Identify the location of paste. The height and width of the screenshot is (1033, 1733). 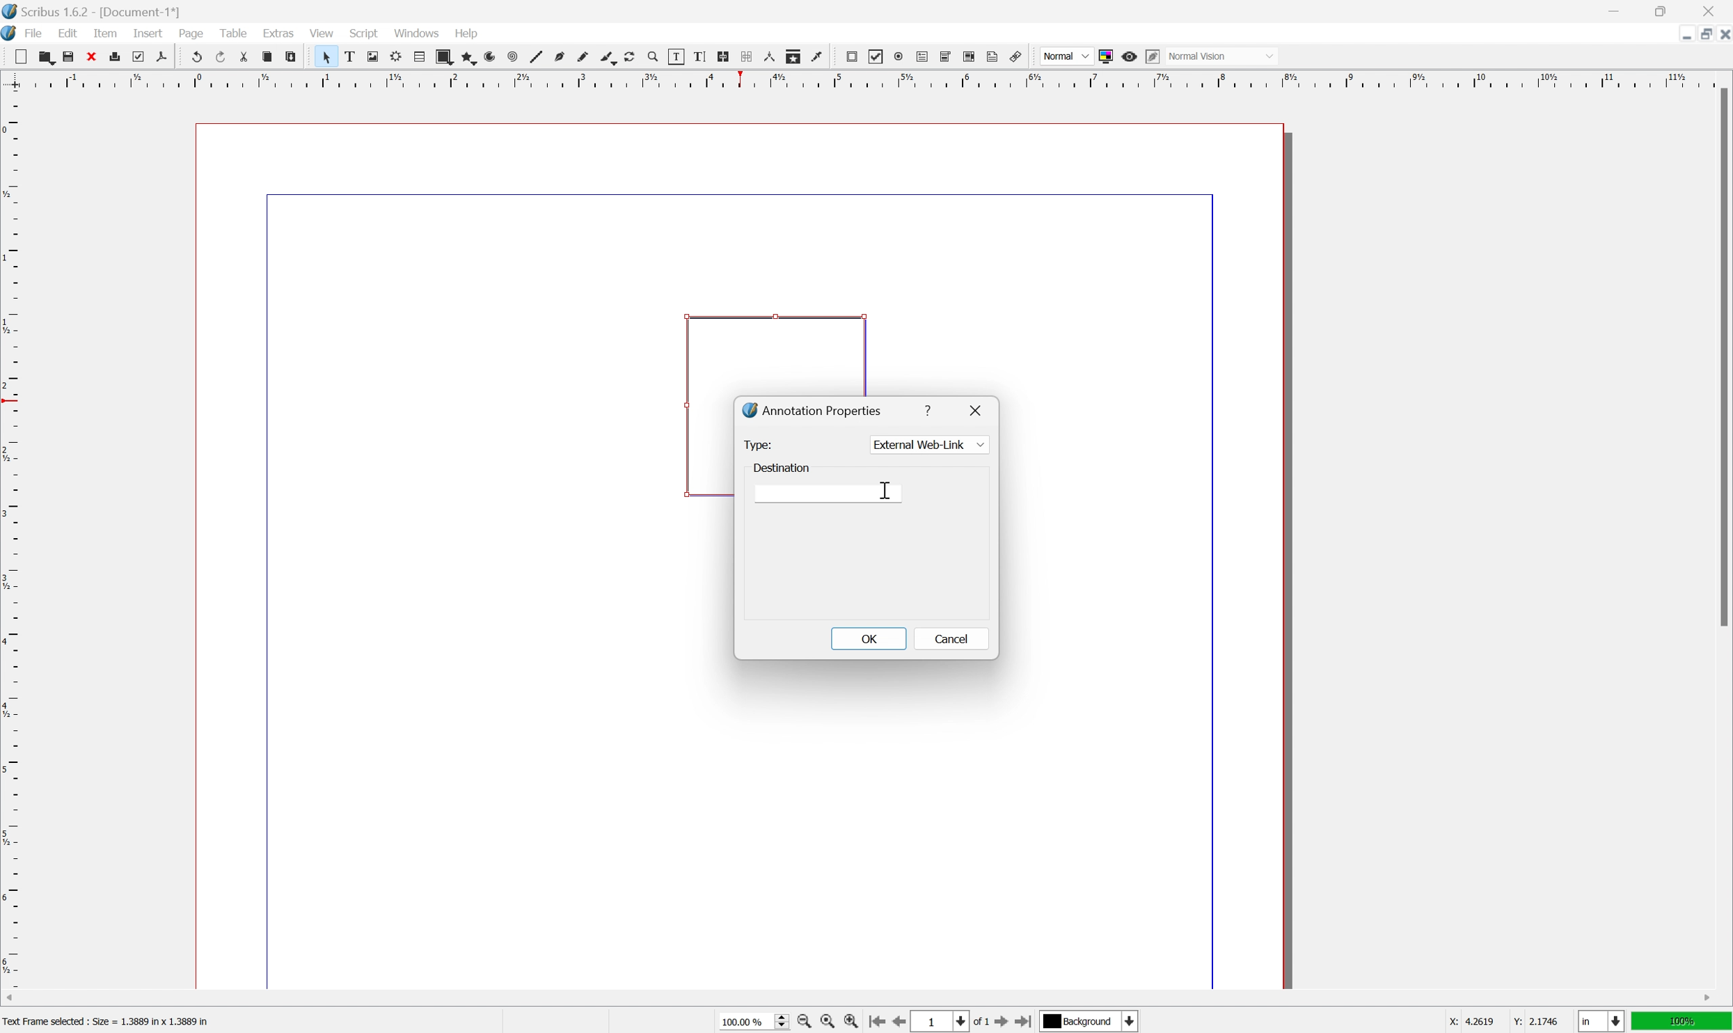
(290, 56).